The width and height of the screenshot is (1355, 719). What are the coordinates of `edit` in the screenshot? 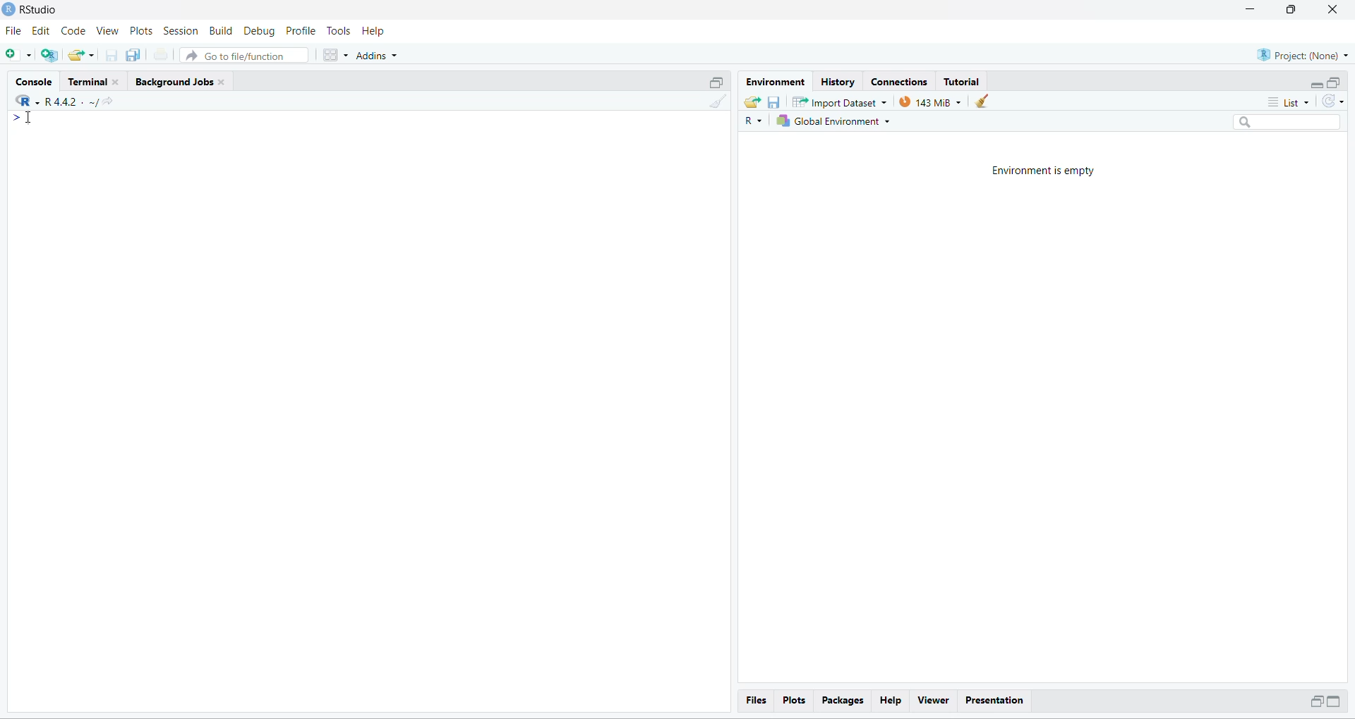 It's located at (41, 31).